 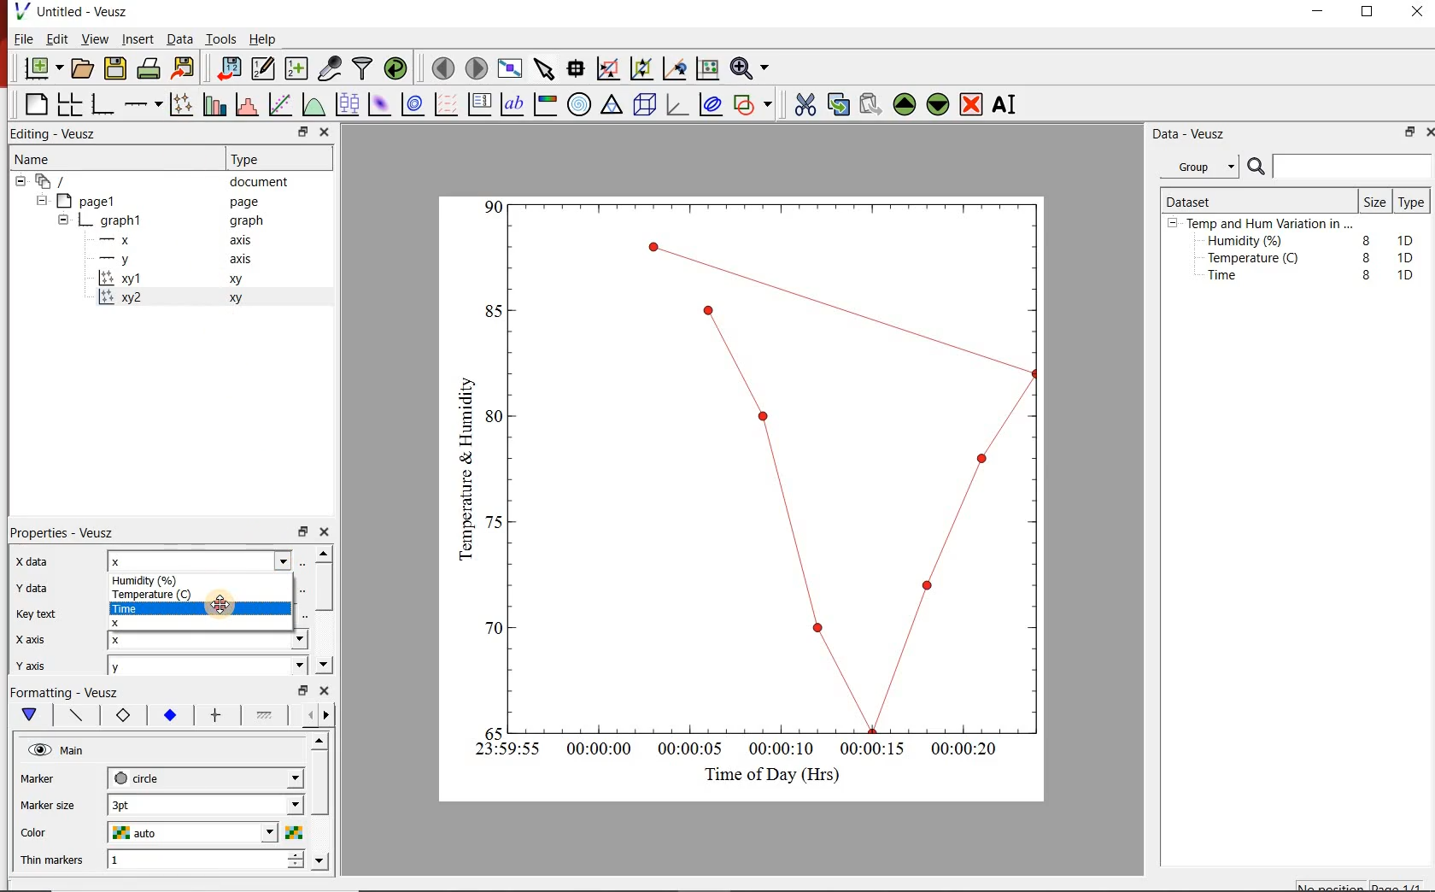 I want to click on document widget, so click(x=61, y=182).